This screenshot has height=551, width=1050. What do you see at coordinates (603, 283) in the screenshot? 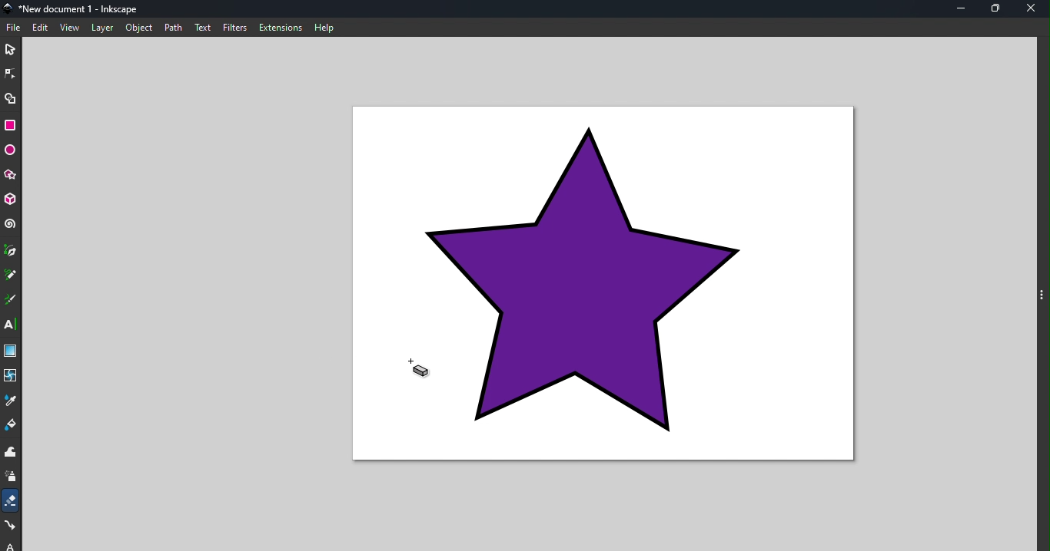
I see `canvas` at bounding box center [603, 283].